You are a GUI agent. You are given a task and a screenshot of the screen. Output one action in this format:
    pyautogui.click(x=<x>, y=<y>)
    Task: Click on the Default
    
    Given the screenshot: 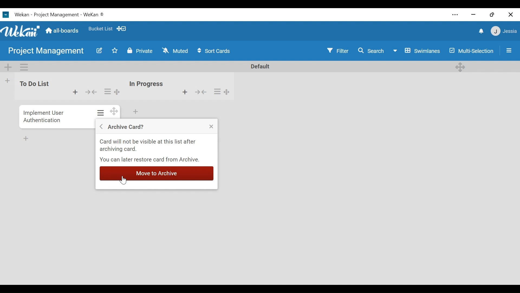 What is the action you would take?
    pyautogui.click(x=259, y=66)
    